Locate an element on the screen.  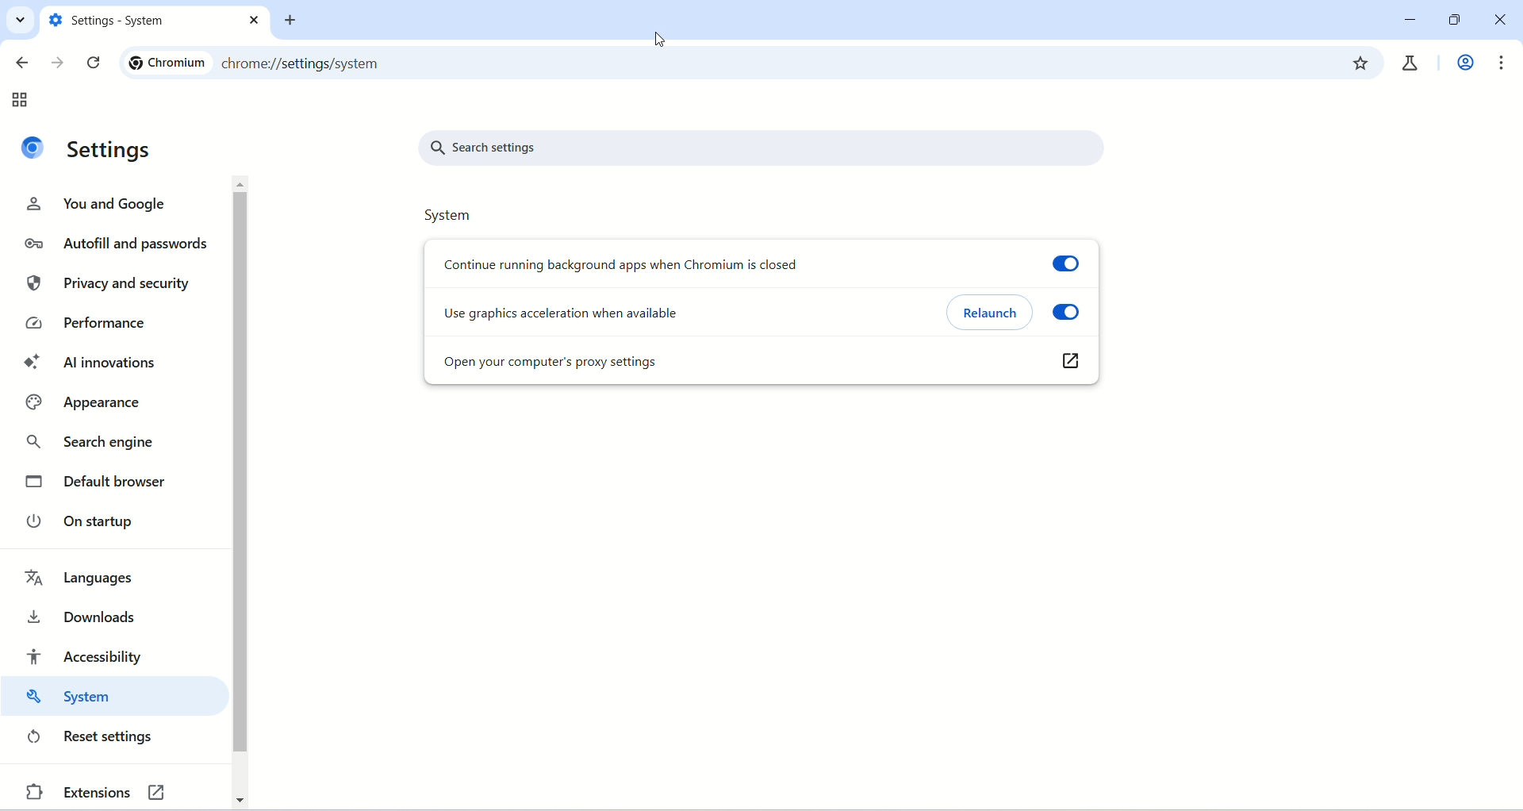
tab groups is located at coordinates (23, 101).